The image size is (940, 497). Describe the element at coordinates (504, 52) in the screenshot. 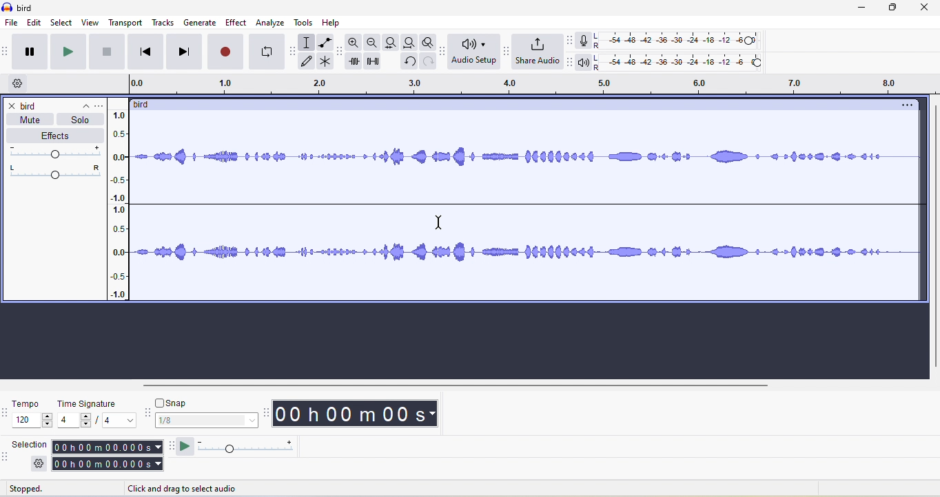

I see `audacity share audio toolbar` at that location.